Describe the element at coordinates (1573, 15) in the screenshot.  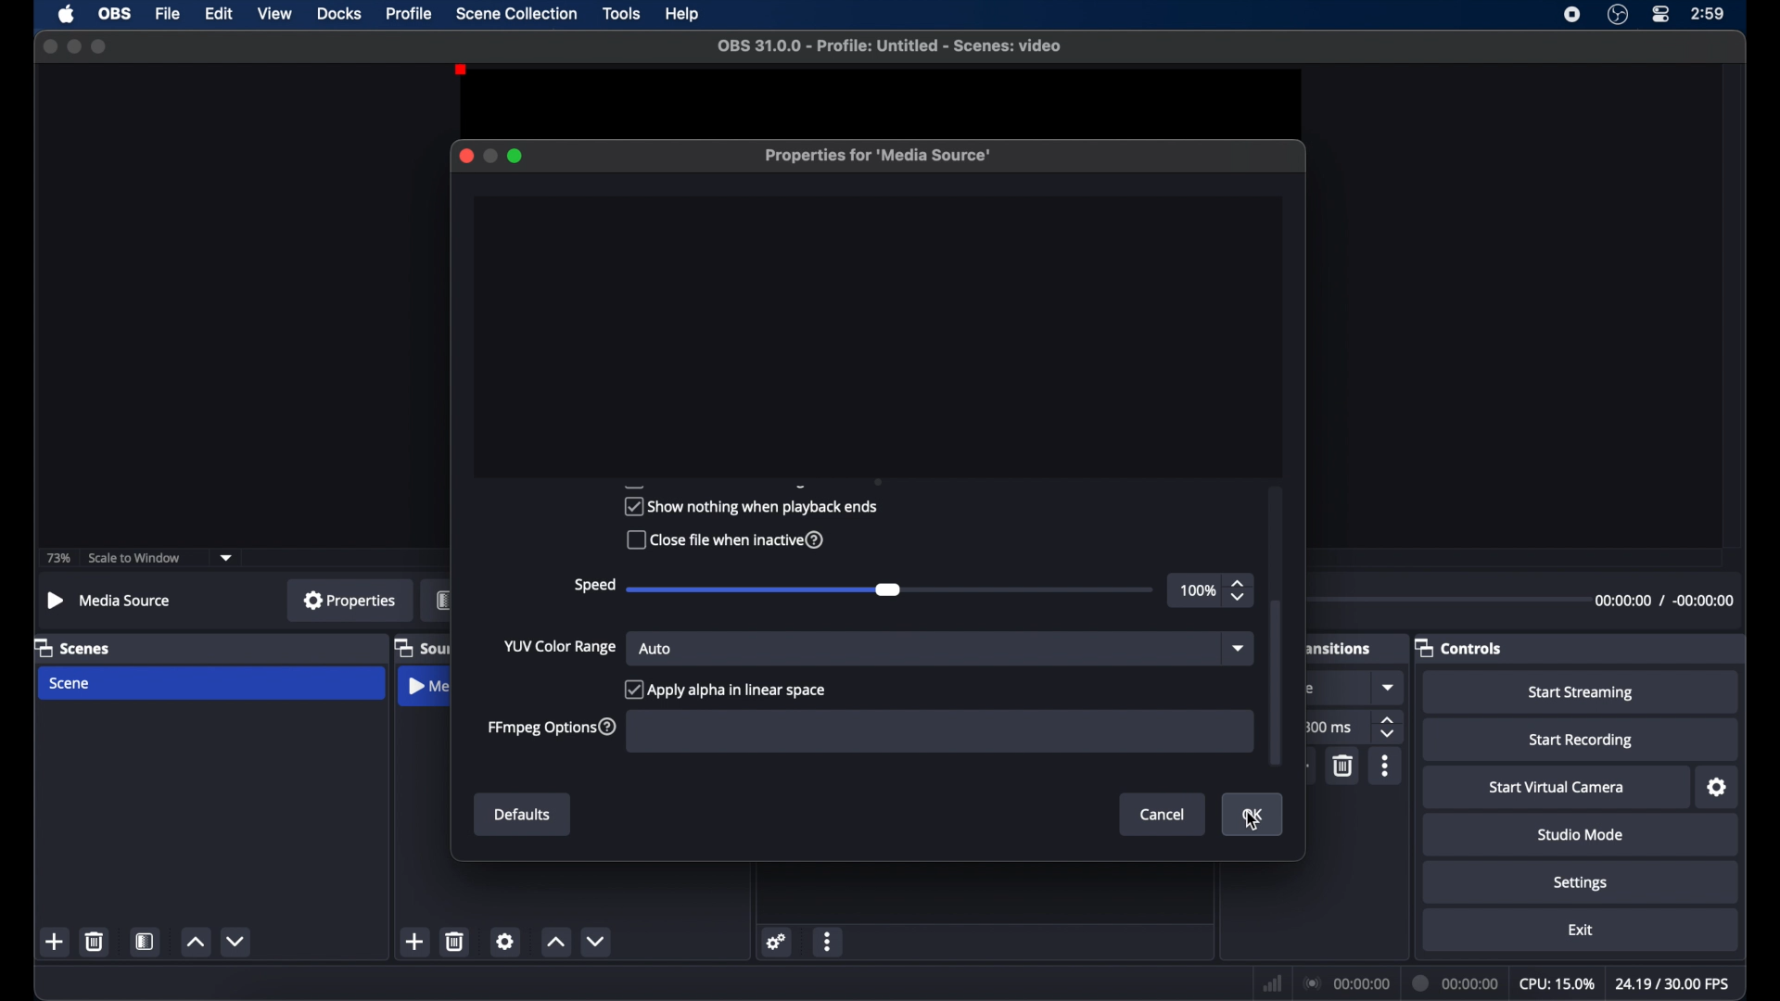
I see `screen recorder icon` at that location.